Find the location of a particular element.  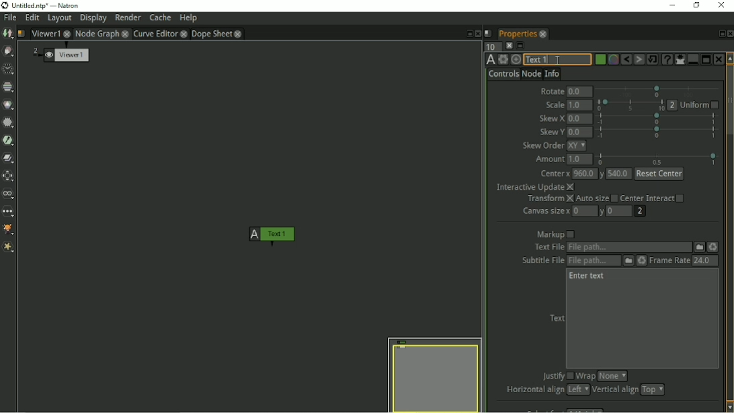

Edit is located at coordinates (32, 18).